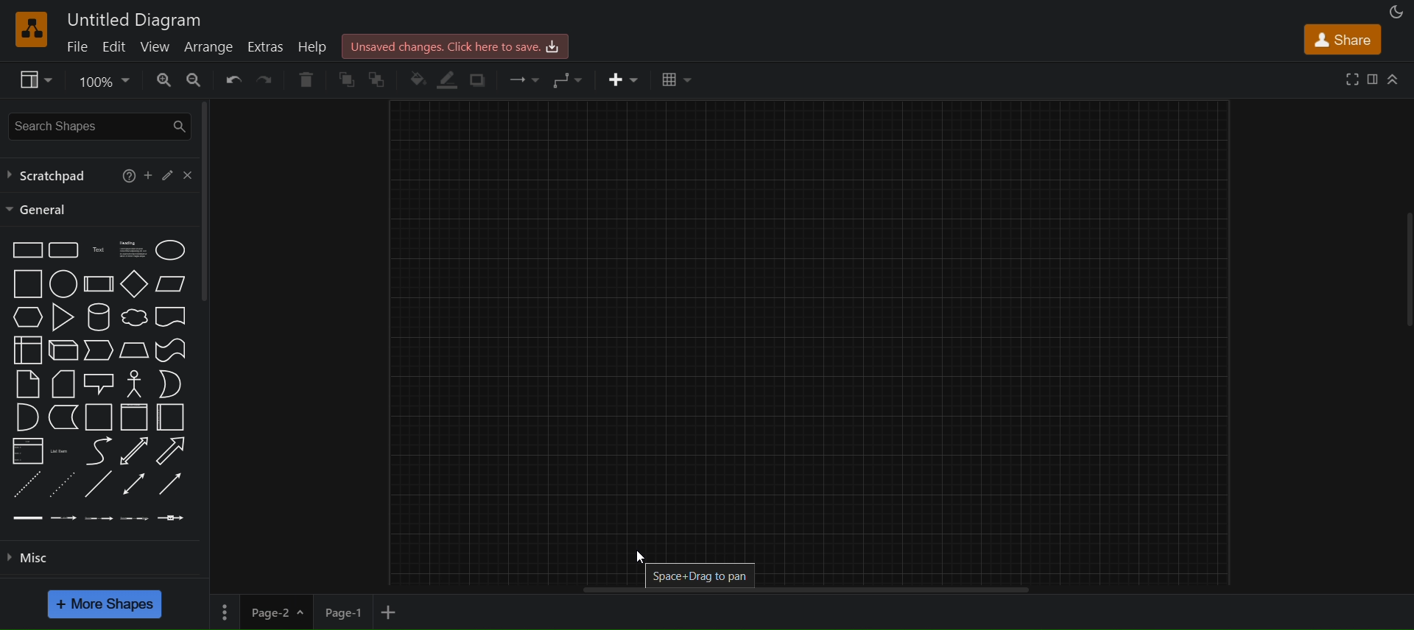 This screenshot has width=1414, height=630. Describe the element at coordinates (170, 350) in the screenshot. I see `tape` at that location.